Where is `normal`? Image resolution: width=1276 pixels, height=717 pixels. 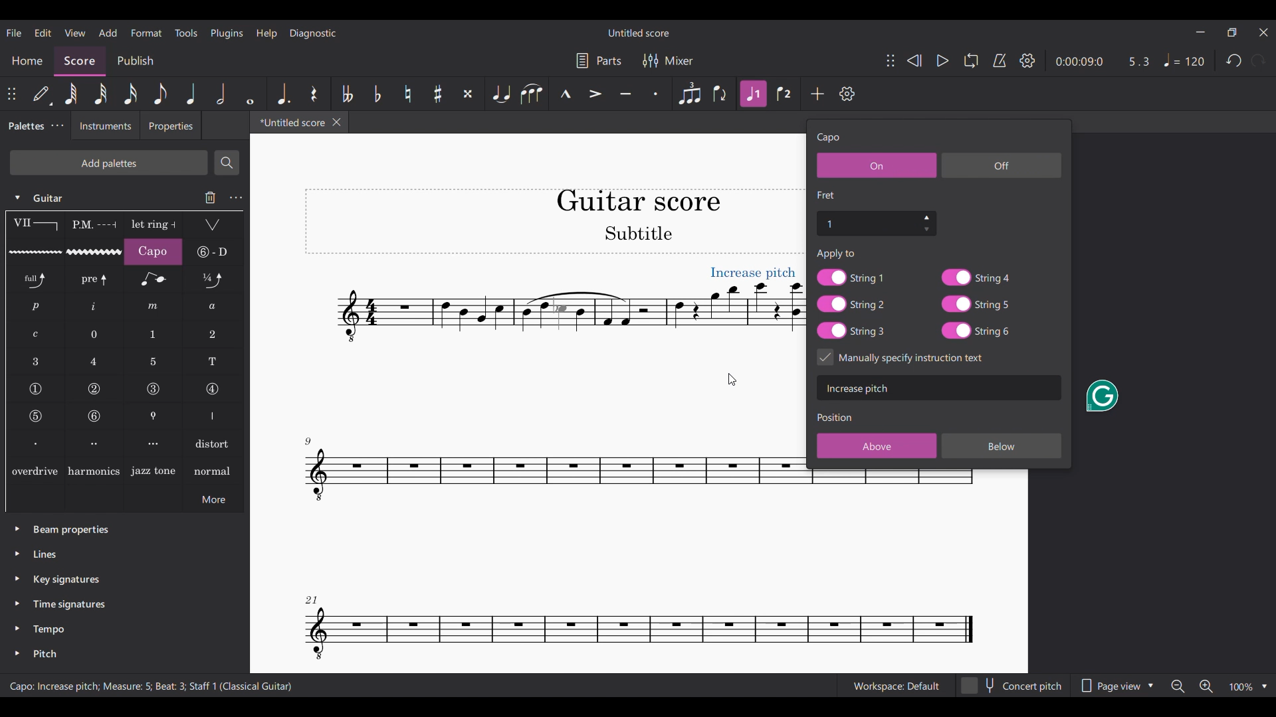 normal is located at coordinates (213, 470).